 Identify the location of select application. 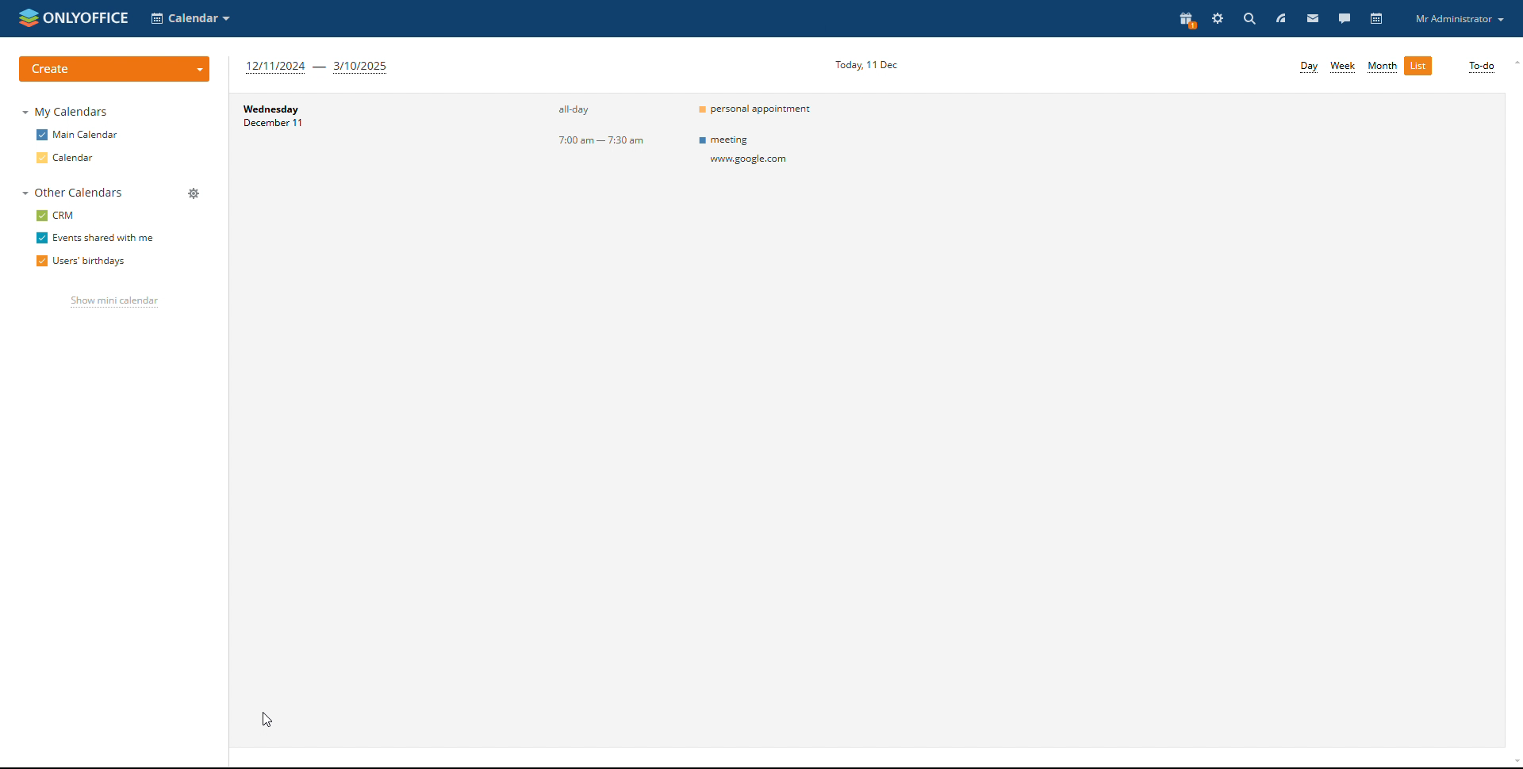
(192, 18).